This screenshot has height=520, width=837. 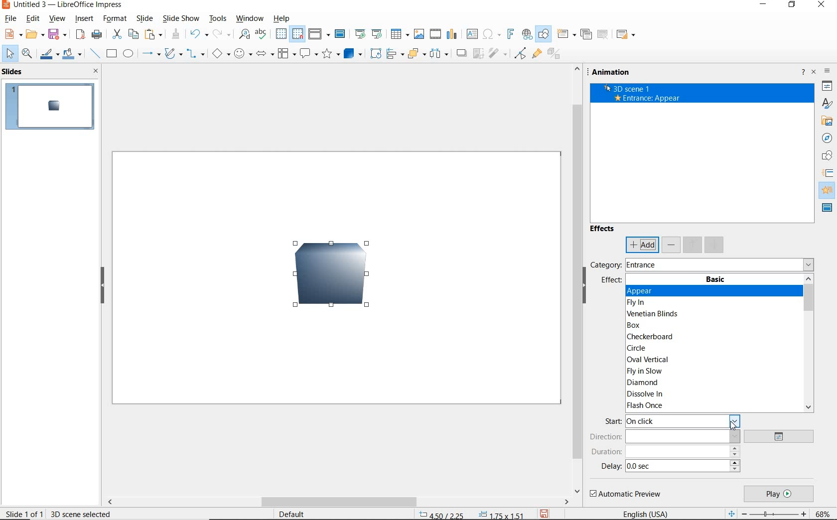 What do you see at coordinates (521, 52) in the screenshot?
I see `toggle point edit mode` at bounding box center [521, 52].